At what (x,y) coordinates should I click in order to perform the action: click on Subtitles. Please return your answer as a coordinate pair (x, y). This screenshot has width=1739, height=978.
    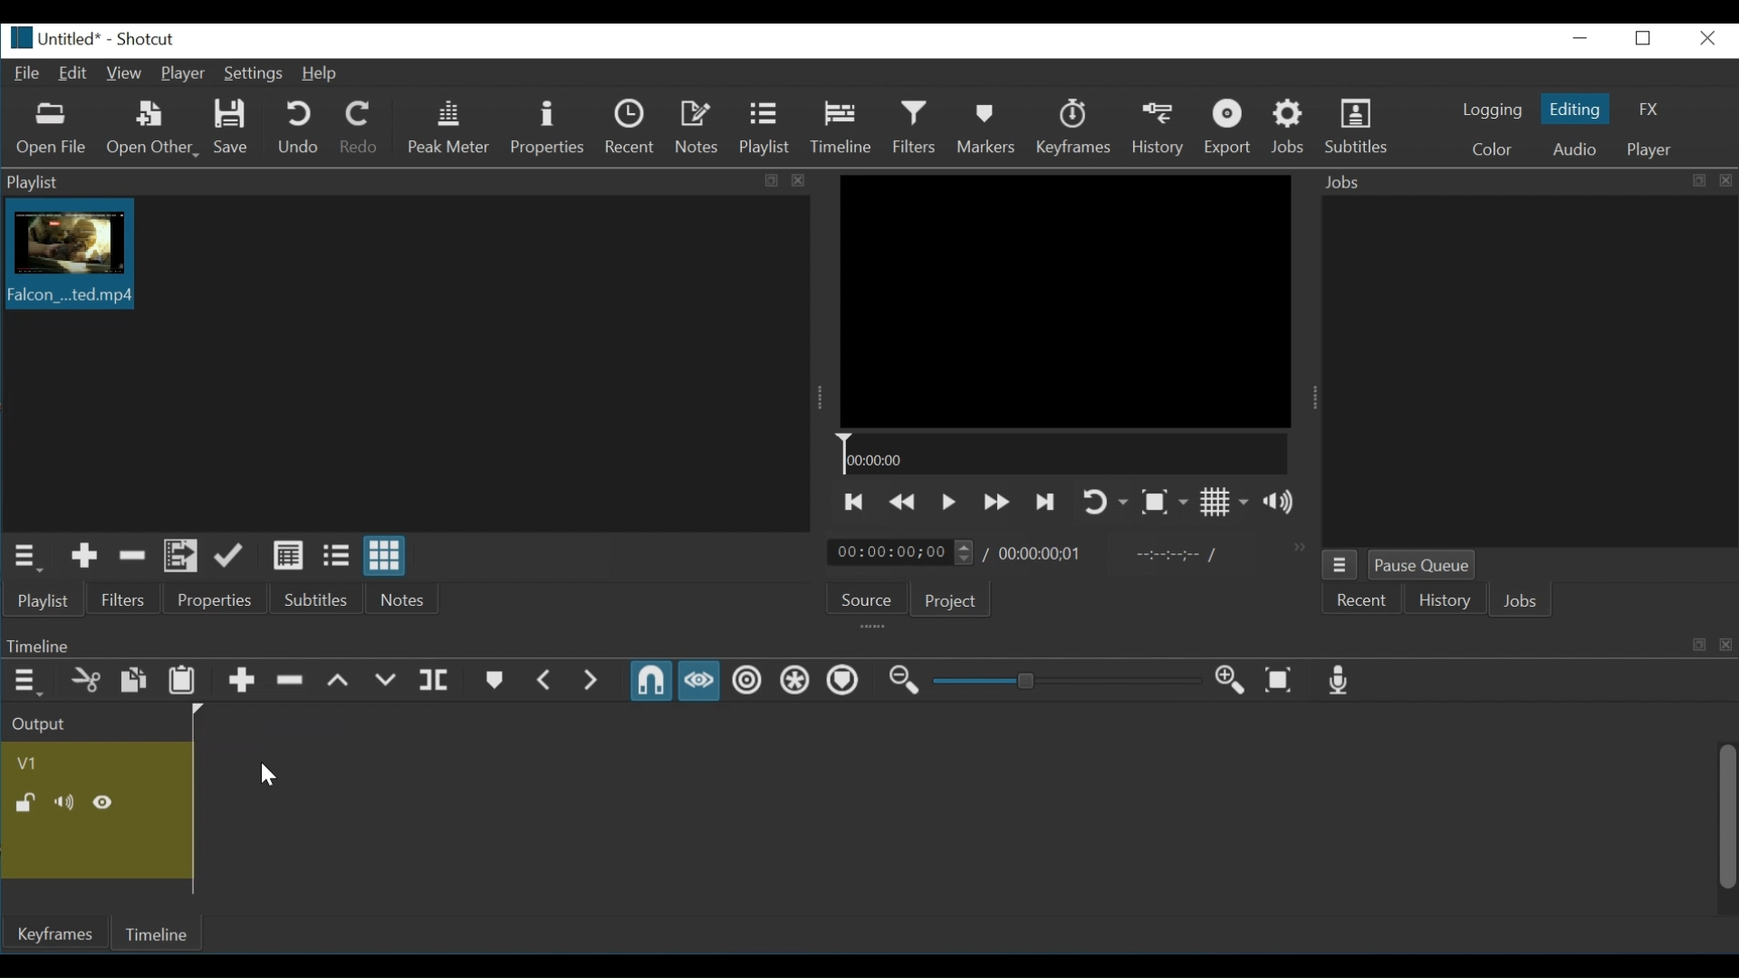
    Looking at the image, I should click on (323, 598).